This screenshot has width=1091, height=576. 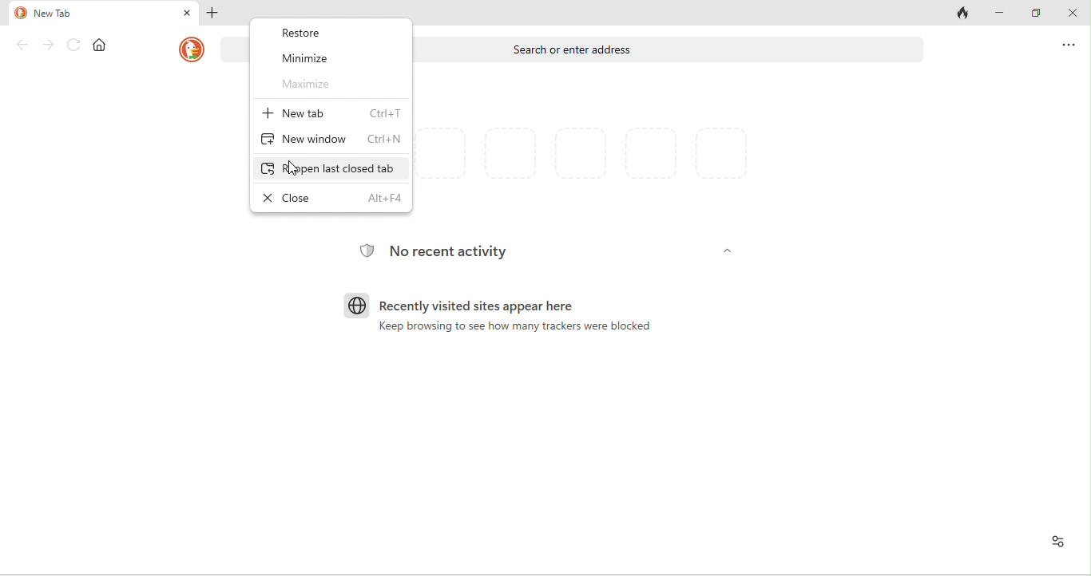 What do you see at coordinates (723, 251) in the screenshot?
I see `dropdown` at bounding box center [723, 251].